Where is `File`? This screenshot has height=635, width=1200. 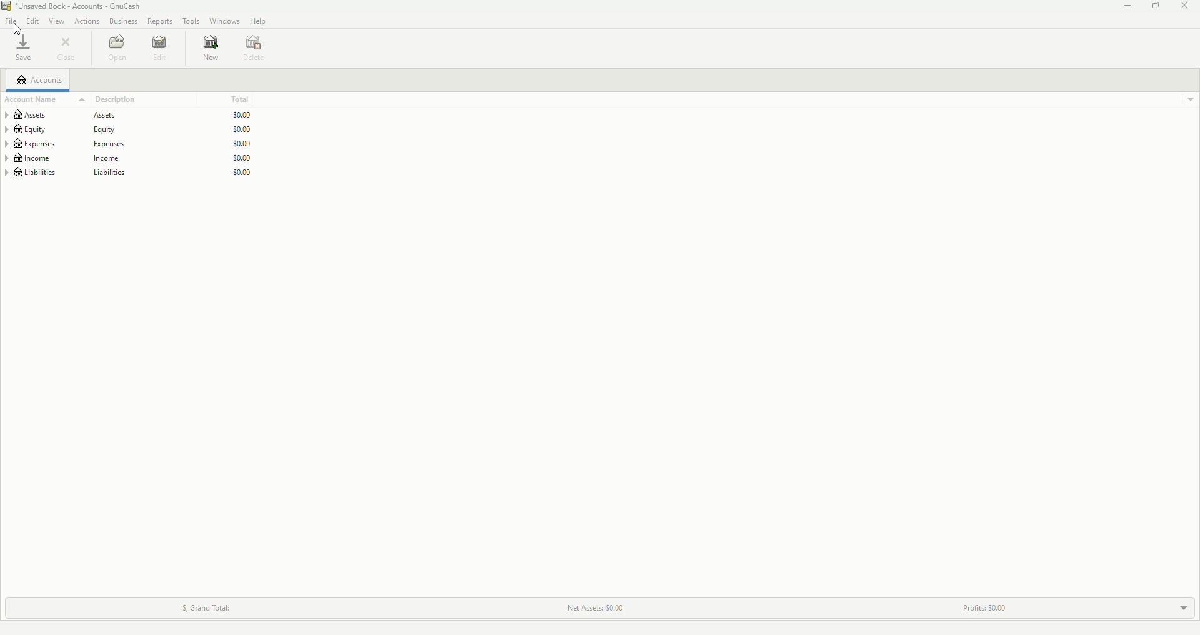 File is located at coordinates (11, 22).